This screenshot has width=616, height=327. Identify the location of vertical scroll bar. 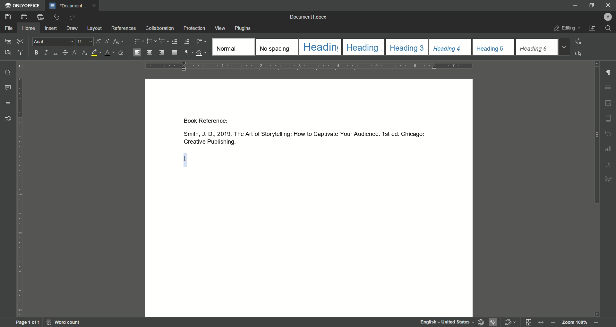
(597, 136).